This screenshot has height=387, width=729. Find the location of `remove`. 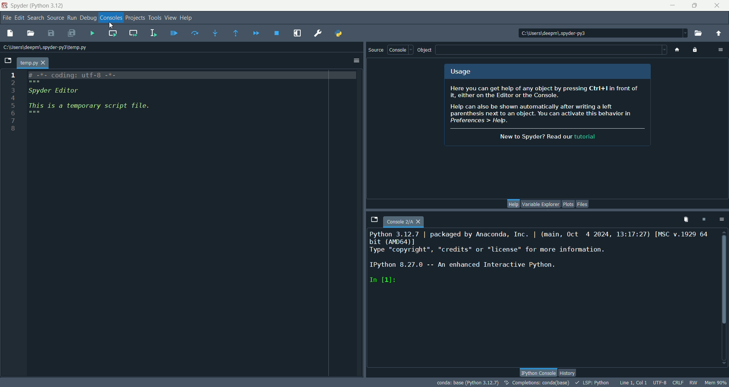

remove is located at coordinates (685, 220).